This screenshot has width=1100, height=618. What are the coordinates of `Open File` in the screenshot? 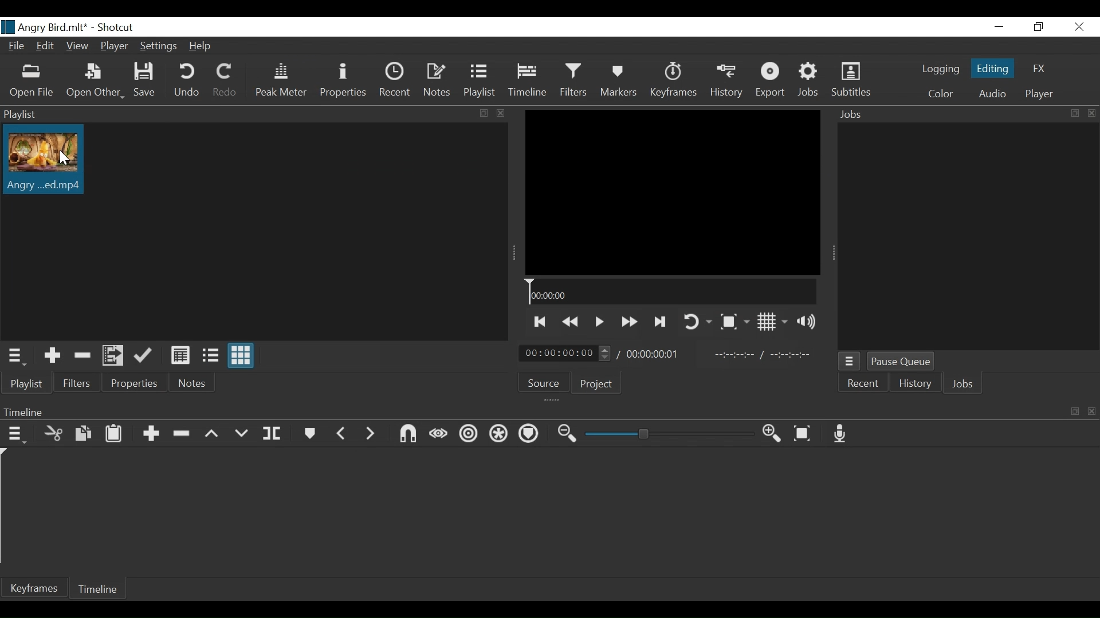 It's located at (32, 82).